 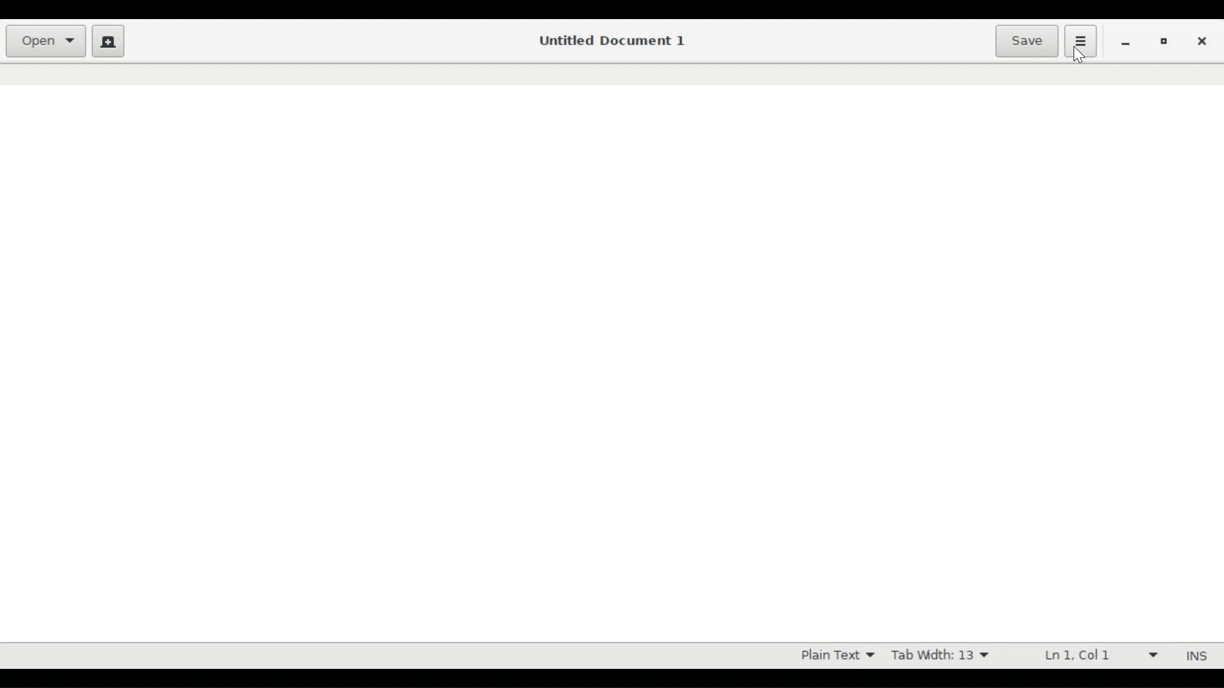 What do you see at coordinates (1093, 654) in the screenshot?
I see `Ln 1 Col 1` at bounding box center [1093, 654].